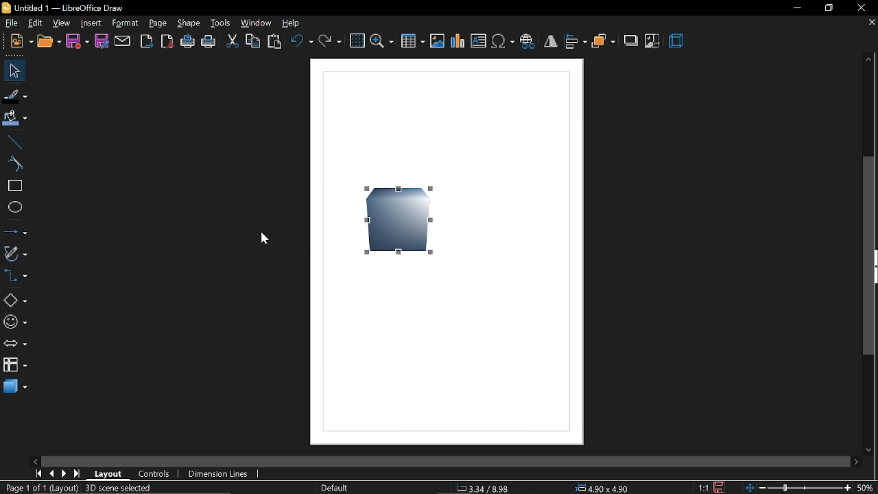 The height and width of the screenshot is (494, 878). I want to click on grid, so click(357, 41).